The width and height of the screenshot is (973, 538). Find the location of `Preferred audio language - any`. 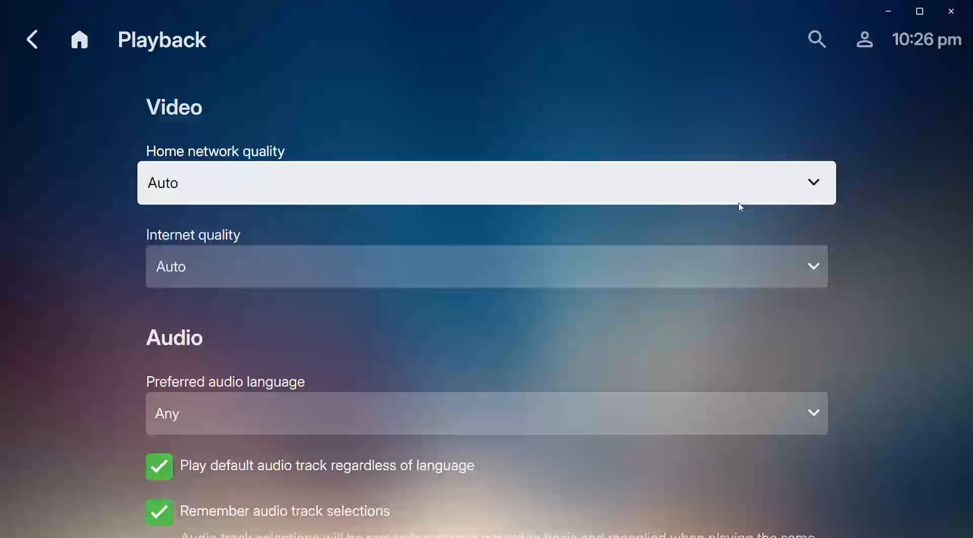

Preferred audio language - any is located at coordinates (486, 408).